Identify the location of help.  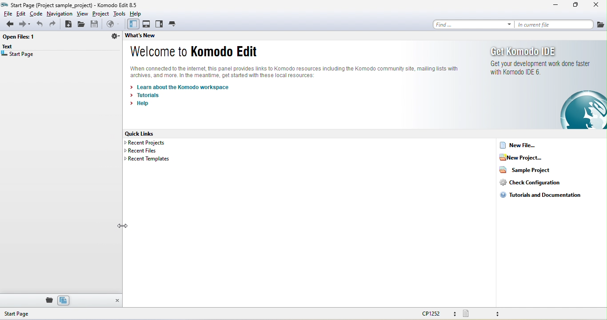
(138, 13).